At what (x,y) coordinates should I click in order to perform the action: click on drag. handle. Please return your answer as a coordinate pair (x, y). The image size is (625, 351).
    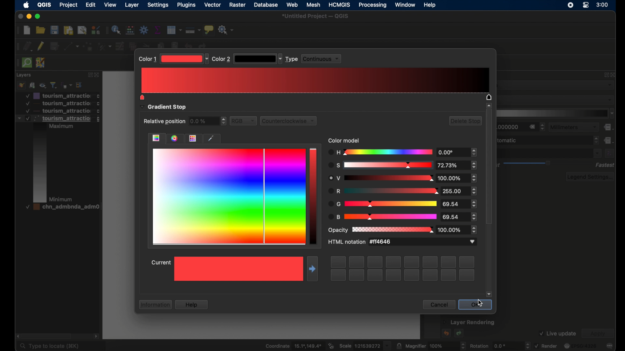
    Looking at the image, I should click on (105, 31).